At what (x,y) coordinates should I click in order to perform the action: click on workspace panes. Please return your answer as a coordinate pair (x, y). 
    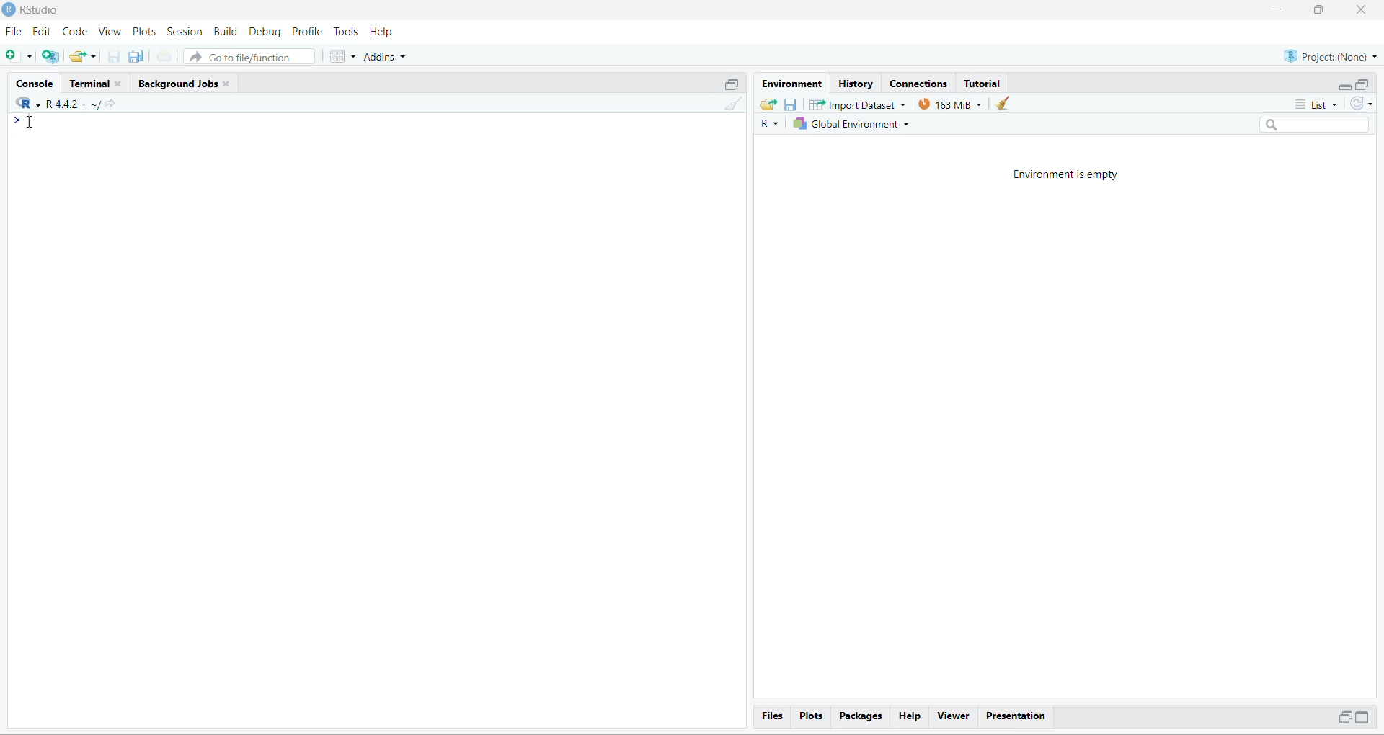
    Looking at the image, I should click on (342, 56).